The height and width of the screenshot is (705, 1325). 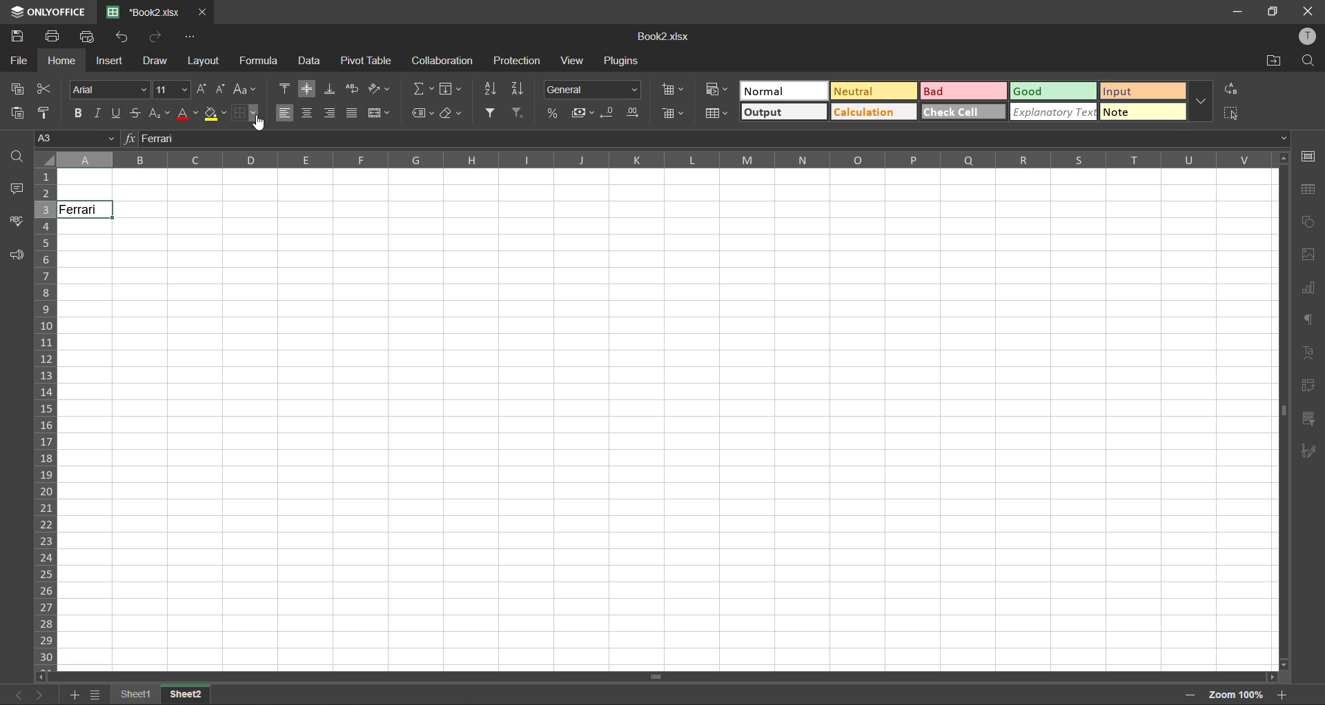 What do you see at coordinates (308, 90) in the screenshot?
I see `align middle` at bounding box center [308, 90].